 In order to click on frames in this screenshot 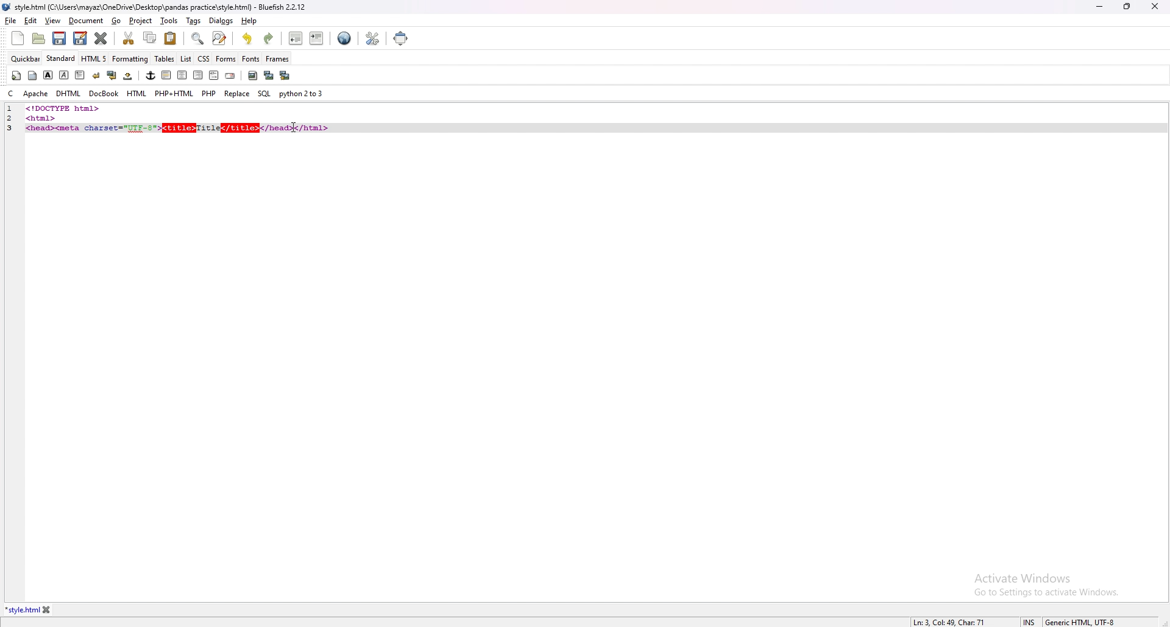, I will do `click(277, 59)`.